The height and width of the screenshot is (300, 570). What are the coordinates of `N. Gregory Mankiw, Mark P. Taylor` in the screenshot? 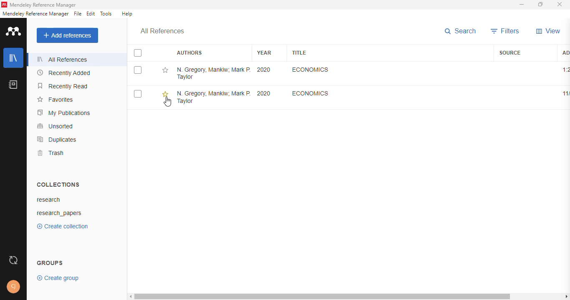 It's located at (213, 73).